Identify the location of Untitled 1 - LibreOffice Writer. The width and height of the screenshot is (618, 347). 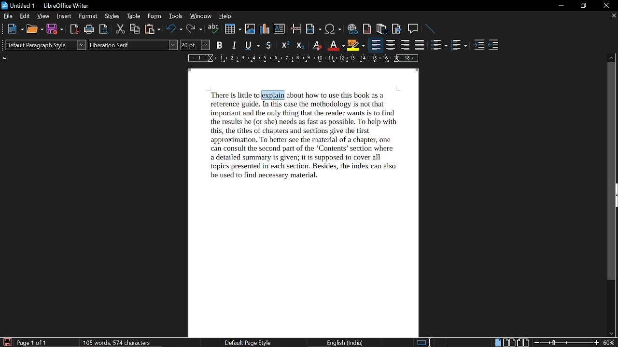
(51, 5).